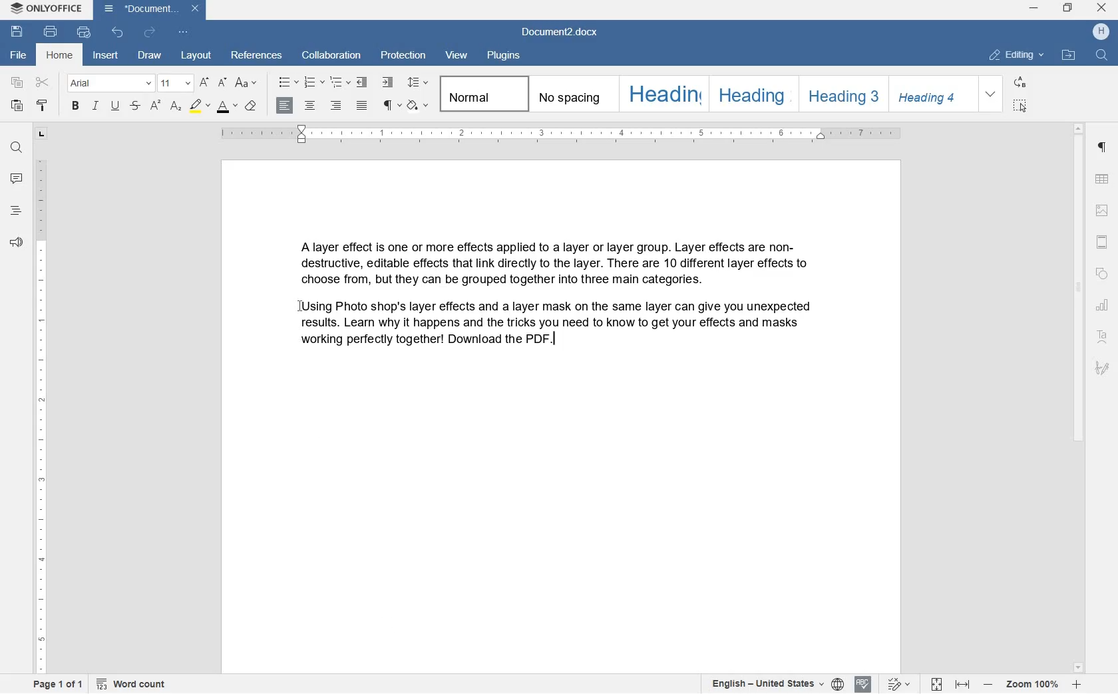  I want to click on minimize, so click(1035, 9).